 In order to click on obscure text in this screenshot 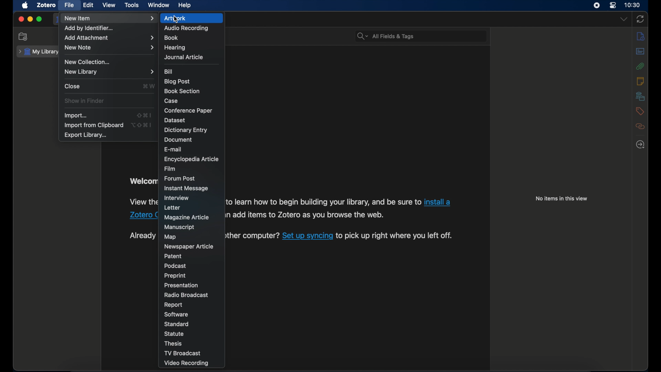, I will do `click(143, 203)`.